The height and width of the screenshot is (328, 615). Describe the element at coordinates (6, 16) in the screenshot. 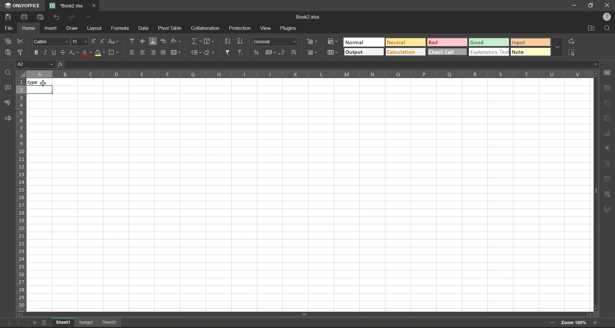

I see `save` at that location.